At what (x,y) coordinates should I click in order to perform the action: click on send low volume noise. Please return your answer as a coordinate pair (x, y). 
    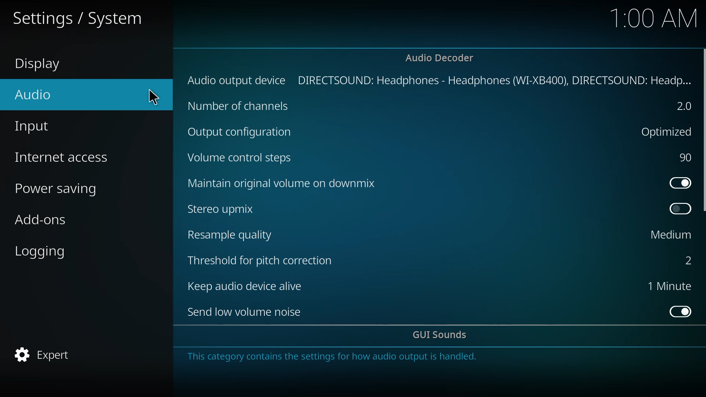
    Looking at the image, I should click on (245, 311).